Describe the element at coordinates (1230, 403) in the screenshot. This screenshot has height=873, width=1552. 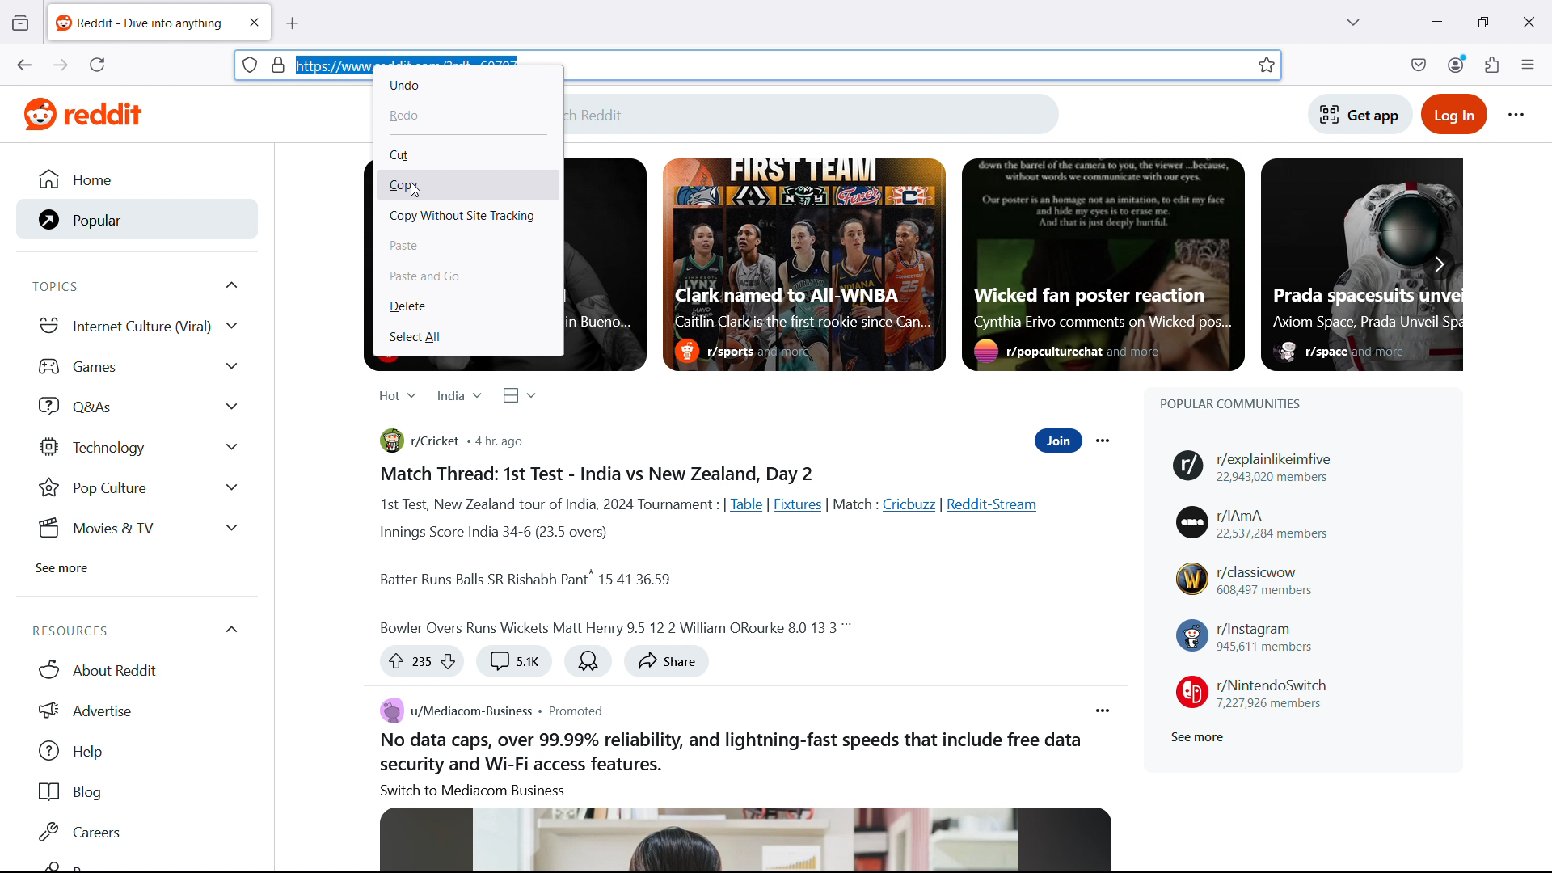
I see `Popular communities` at that location.